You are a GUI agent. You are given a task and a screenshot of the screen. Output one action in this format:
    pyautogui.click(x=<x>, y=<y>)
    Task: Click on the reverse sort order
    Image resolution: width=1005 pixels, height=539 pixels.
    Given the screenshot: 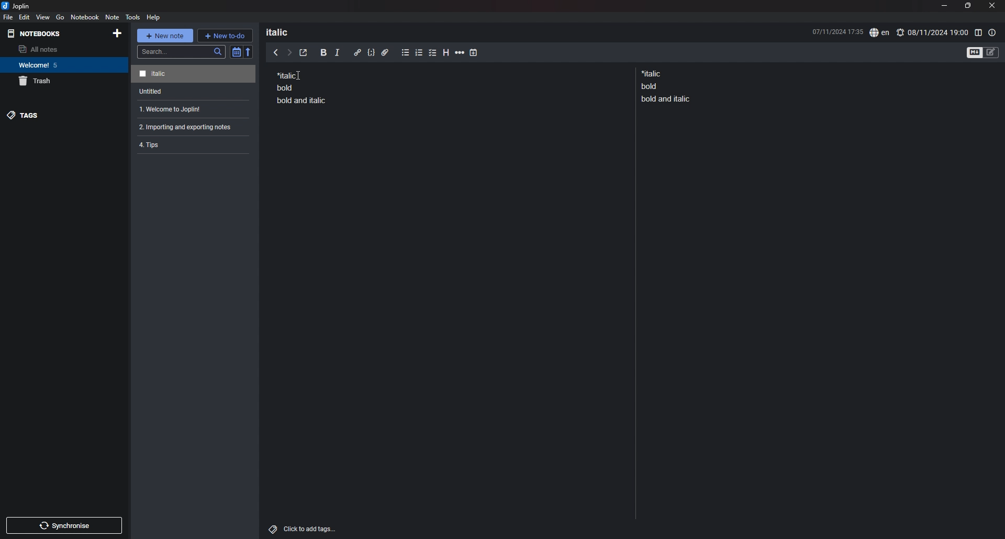 What is the action you would take?
    pyautogui.click(x=249, y=51)
    